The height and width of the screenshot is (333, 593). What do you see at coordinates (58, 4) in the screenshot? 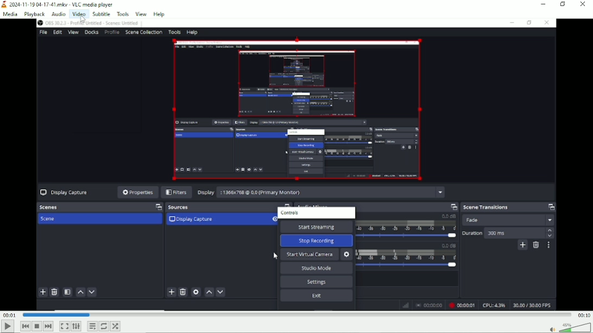
I see `title` at bounding box center [58, 4].